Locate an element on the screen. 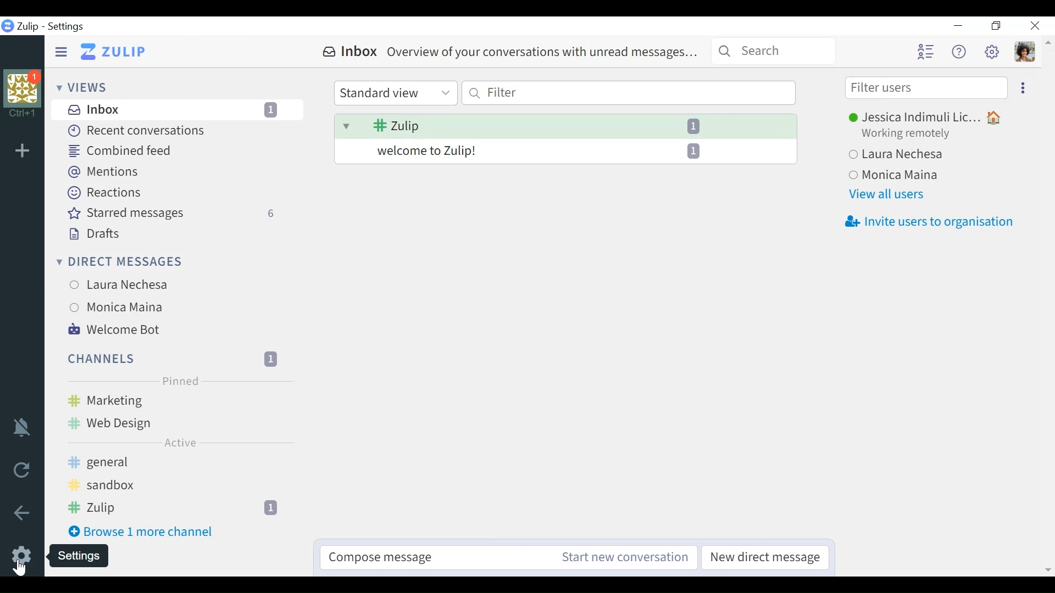 This screenshot has width=1055, height=593. minimize is located at coordinates (957, 25).